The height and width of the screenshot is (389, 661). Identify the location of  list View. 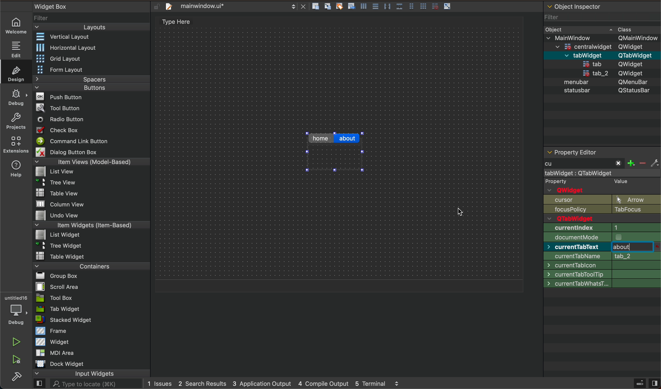
(55, 172).